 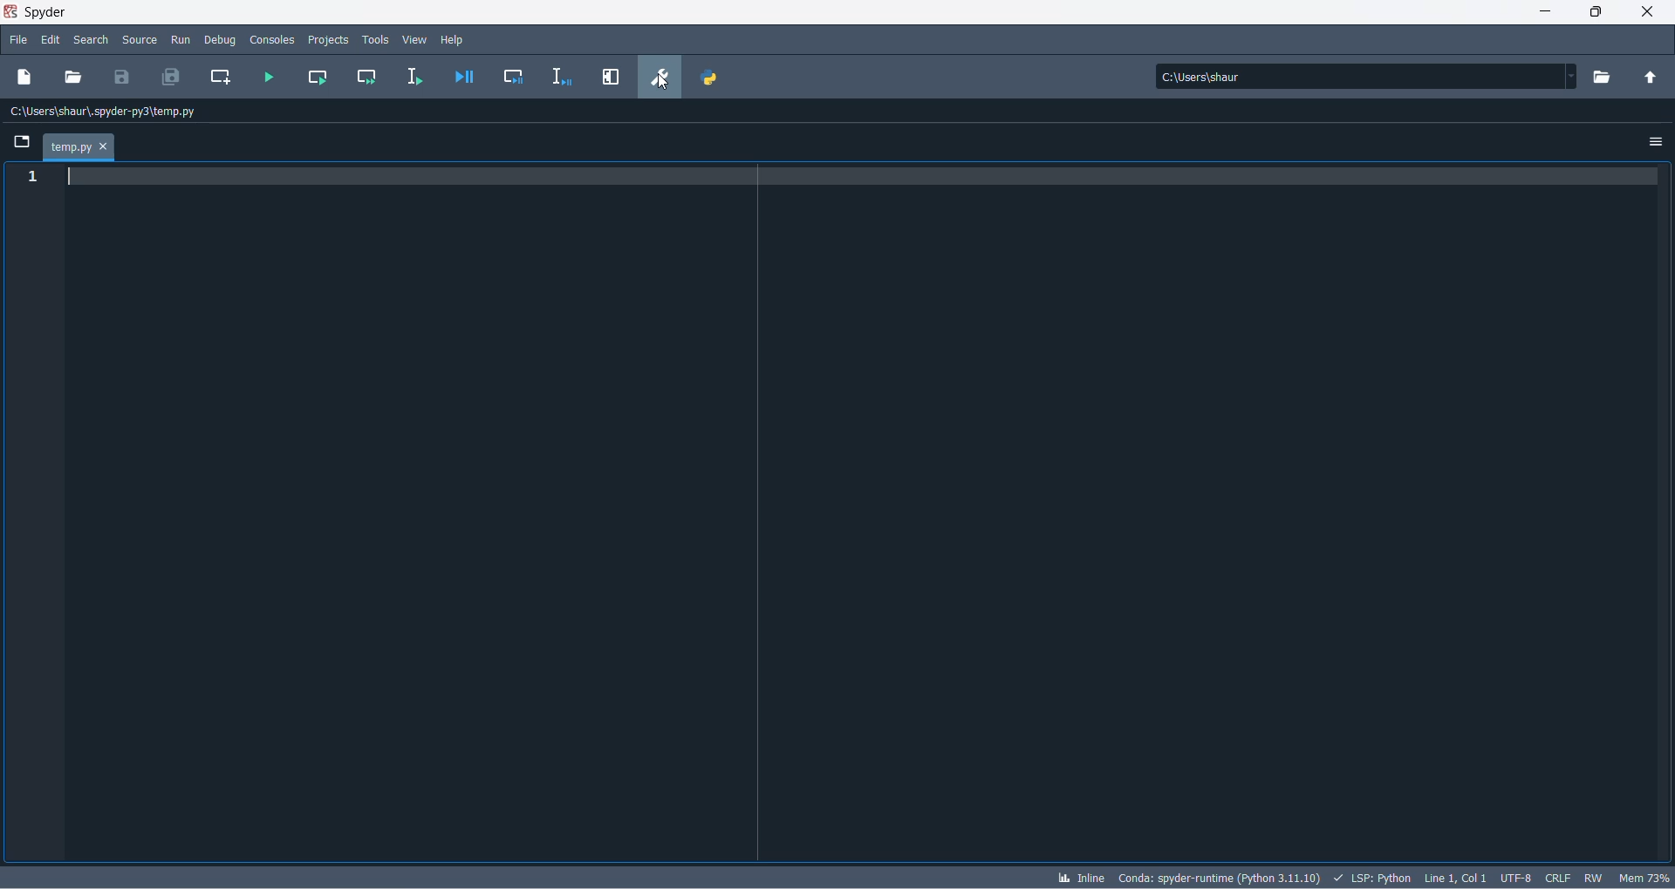 What do you see at coordinates (223, 40) in the screenshot?
I see `debug` at bounding box center [223, 40].